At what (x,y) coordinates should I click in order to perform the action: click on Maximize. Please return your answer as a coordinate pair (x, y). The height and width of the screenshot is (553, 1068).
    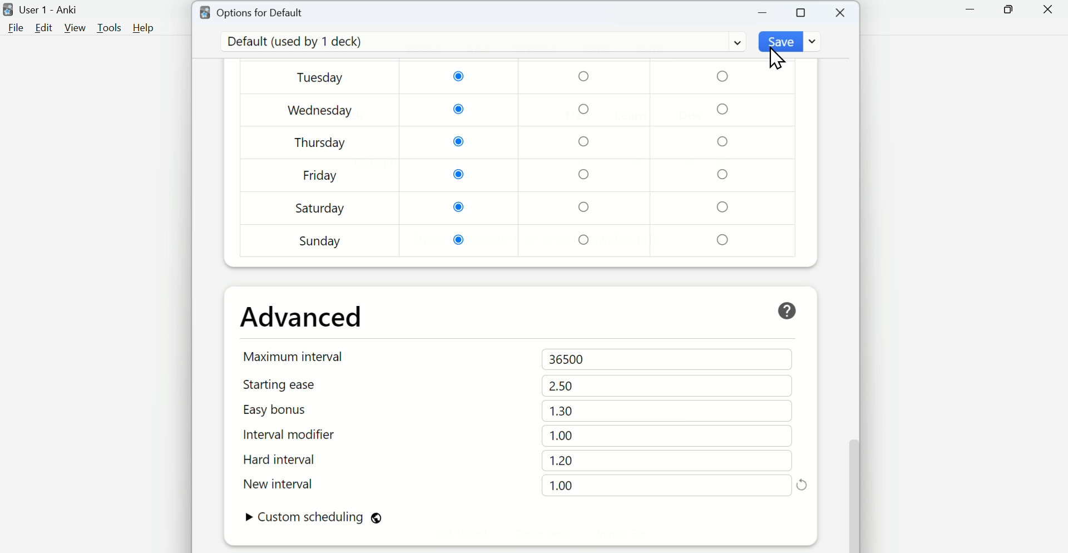
    Looking at the image, I should click on (802, 12).